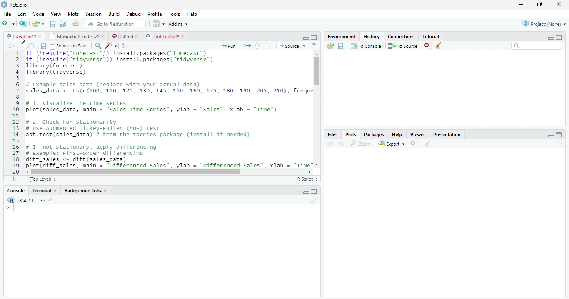  I want to click on Clean, so click(440, 45).